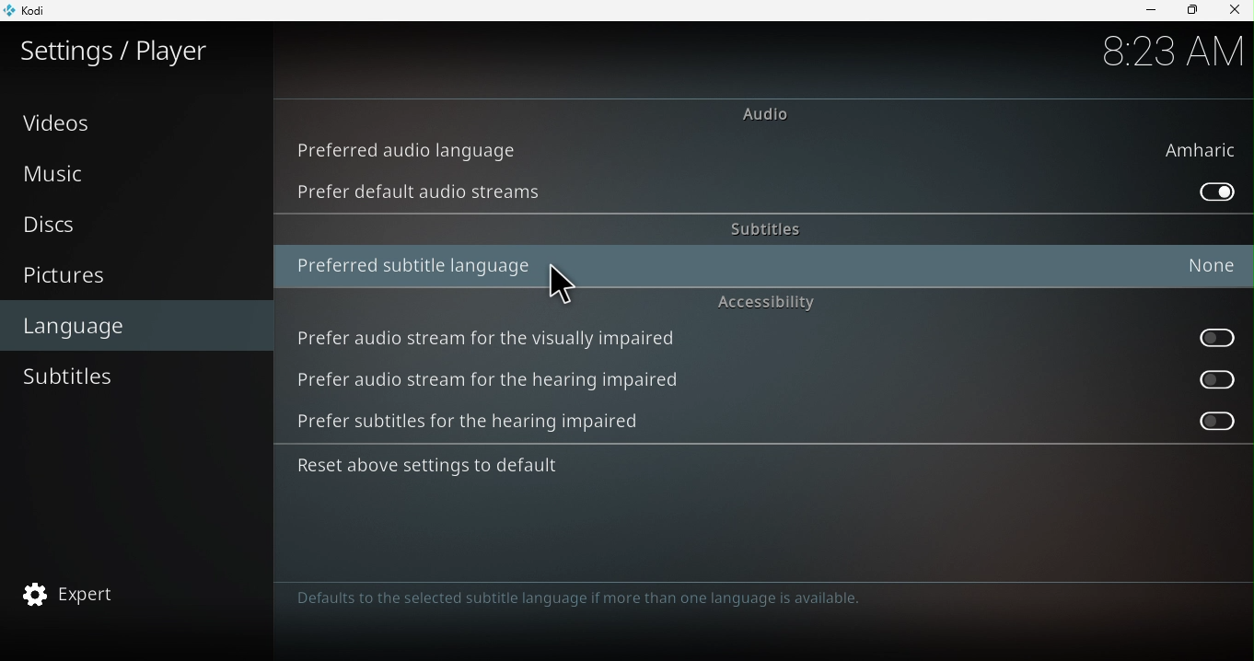 The image size is (1254, 661). I want to click on Prefer subtitles for the hearing impaired, so click(1201, 422).